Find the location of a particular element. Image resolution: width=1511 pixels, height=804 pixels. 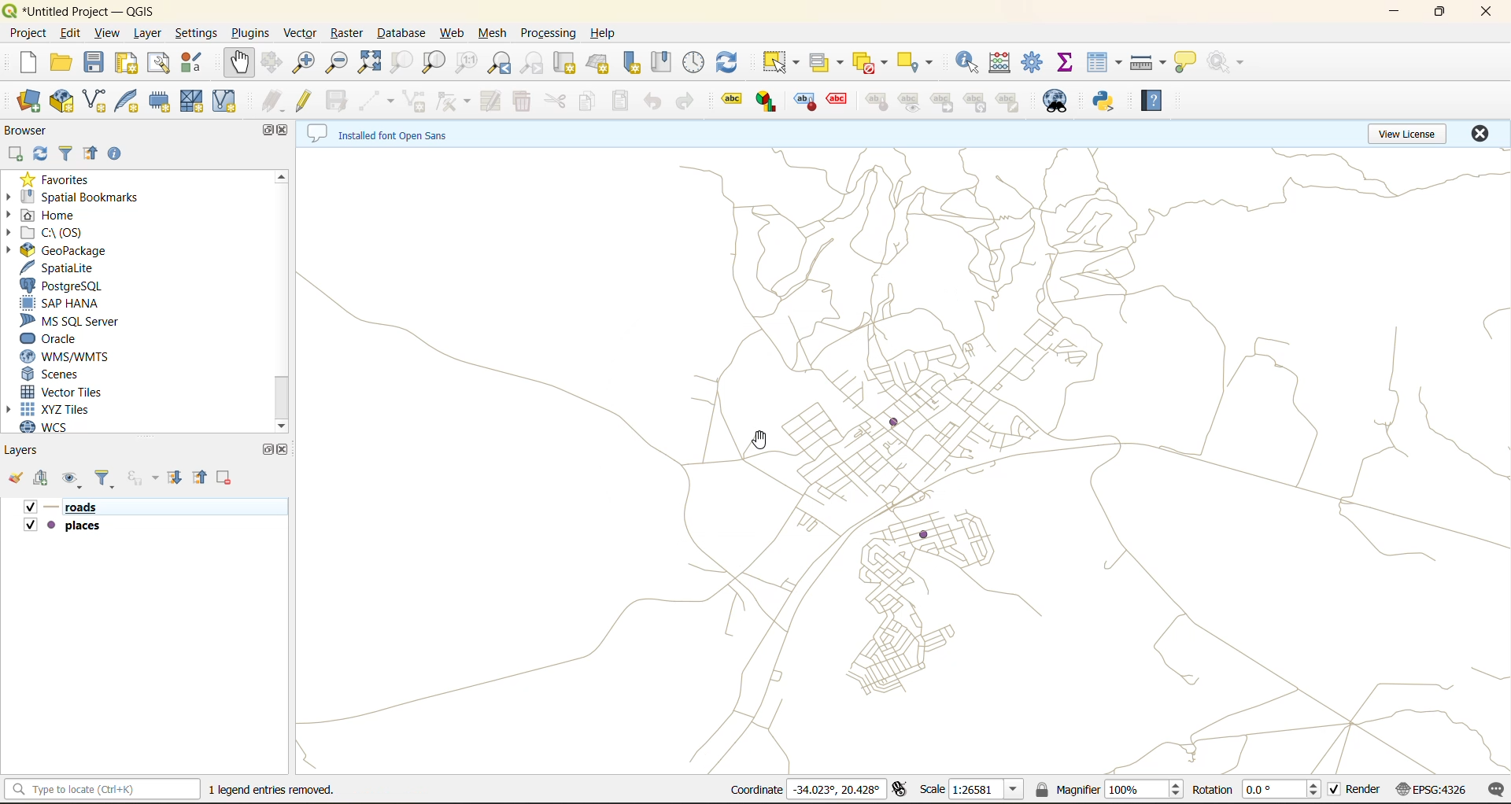

close is located at coordinates (1483, 12).